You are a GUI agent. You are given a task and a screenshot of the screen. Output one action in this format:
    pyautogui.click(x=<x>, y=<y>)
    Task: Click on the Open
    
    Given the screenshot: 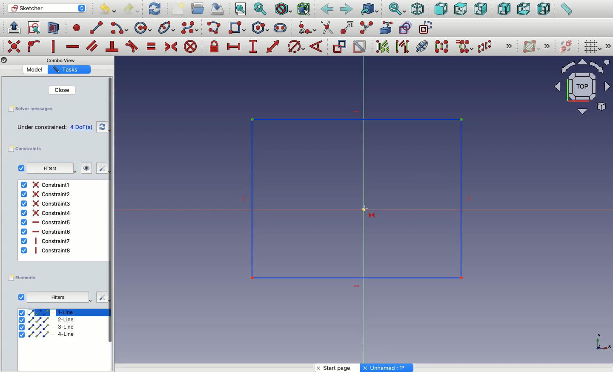 What is the action you would take?
    pyautogui.click(x=199, y=9)
    